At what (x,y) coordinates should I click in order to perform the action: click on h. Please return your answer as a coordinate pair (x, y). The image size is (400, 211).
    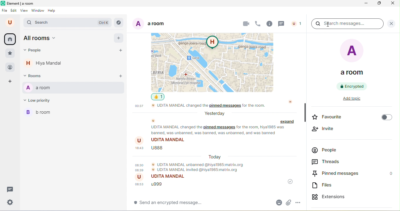
    Looking at the image, I should click on (290, 101).